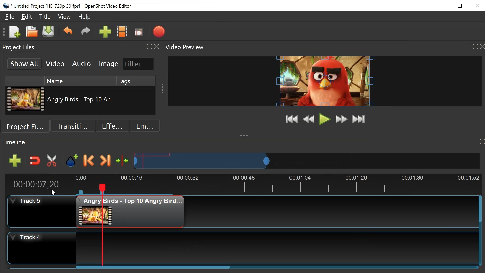 The image size is (485, 273). Describe the element at coordinates (36, 185) in the screenshot. I see `Current Position` at that location.